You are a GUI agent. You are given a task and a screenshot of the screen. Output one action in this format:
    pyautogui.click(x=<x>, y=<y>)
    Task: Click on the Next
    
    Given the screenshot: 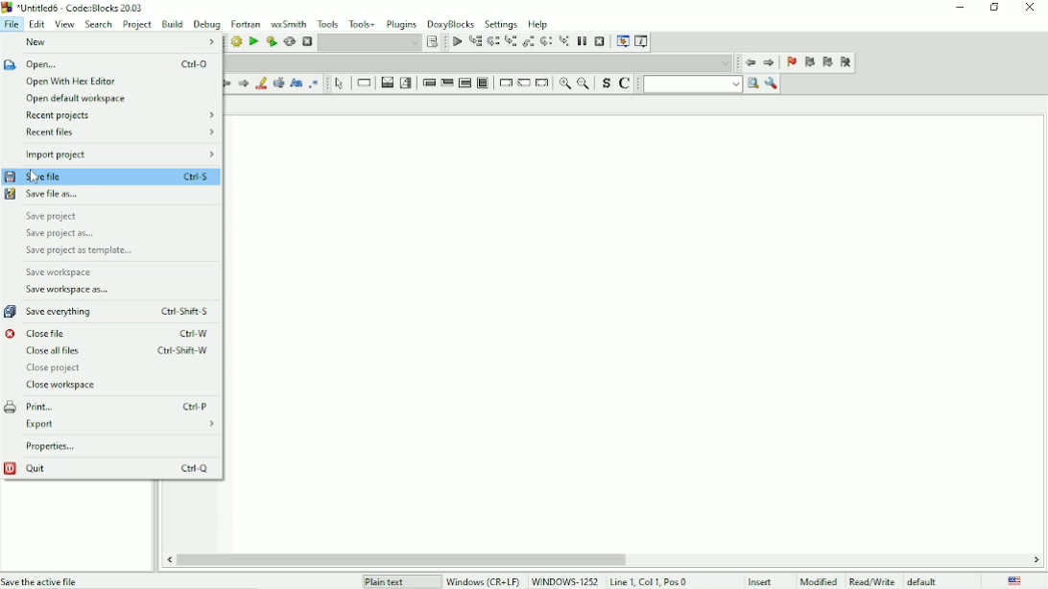 What is the action you would take?
    pyautogui.click(x=244, y=83)
    